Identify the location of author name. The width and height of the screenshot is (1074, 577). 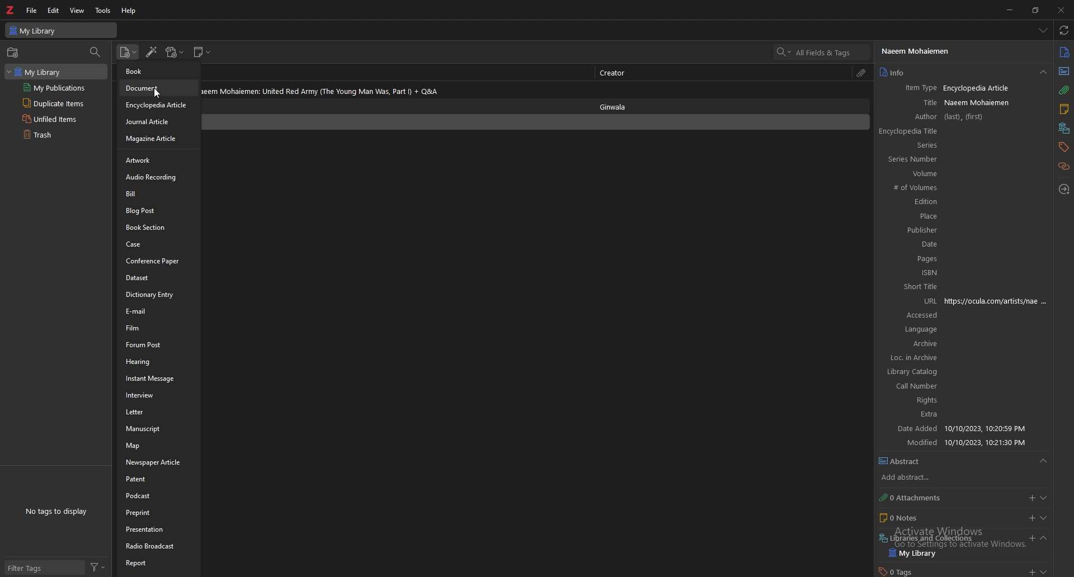
(960, 51).